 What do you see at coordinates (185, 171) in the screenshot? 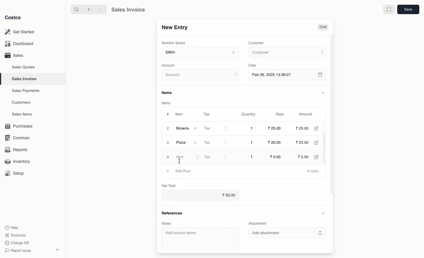
I see `Add Row` at bounding box center [185, 171].